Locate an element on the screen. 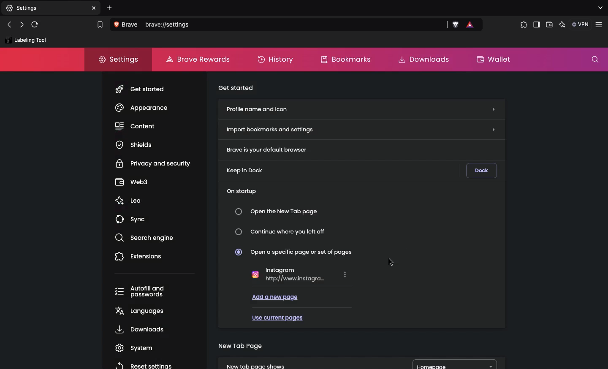  Bookmarks is located at coordinates (99, 25).